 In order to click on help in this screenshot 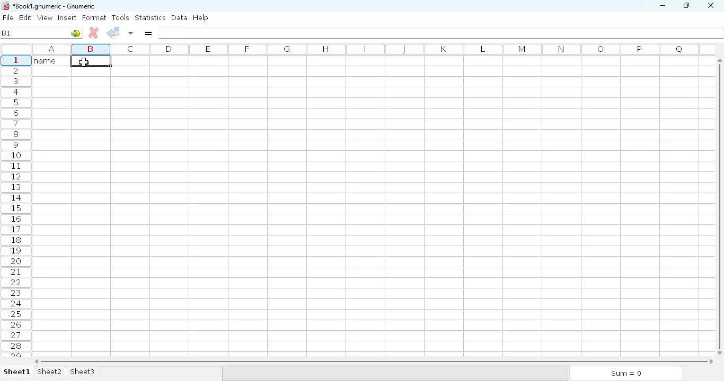, I will do `click(200, 18)`.